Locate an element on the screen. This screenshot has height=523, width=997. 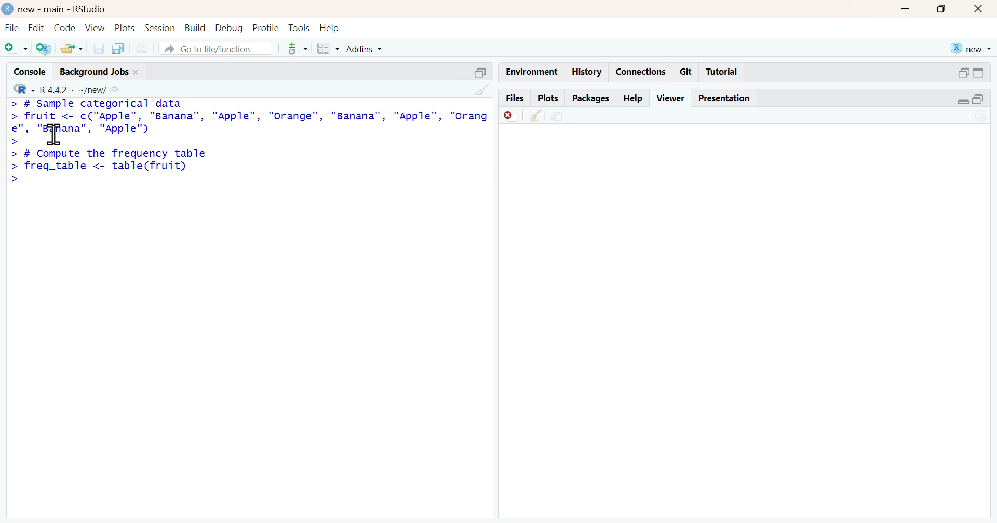
new is located at coordinates (968, 49).